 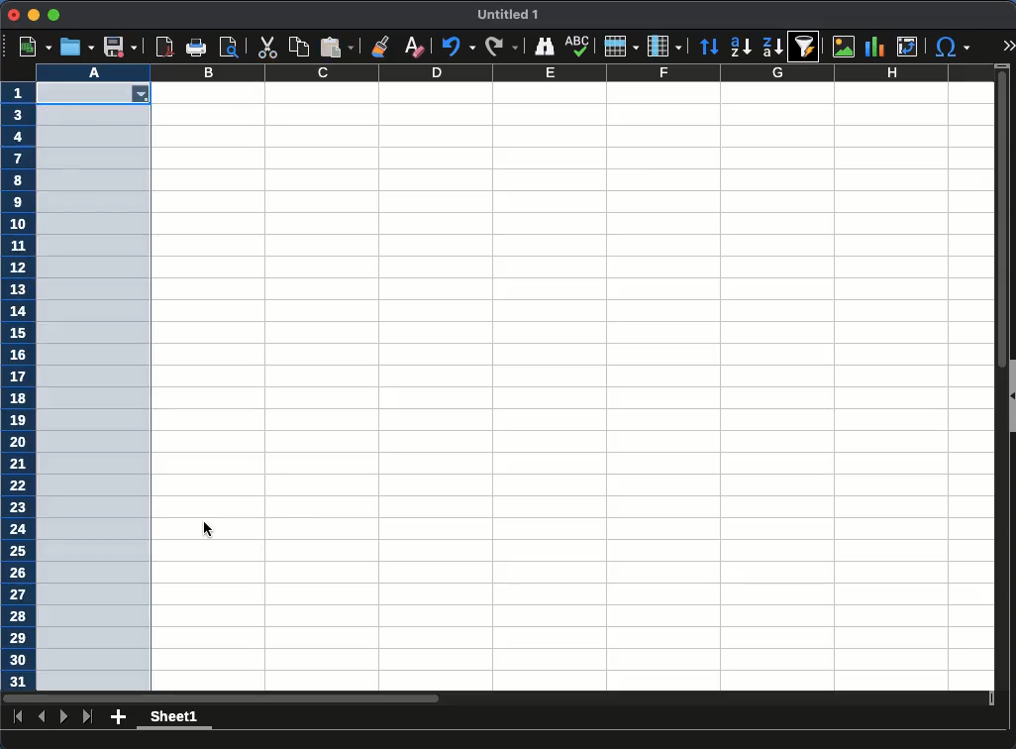 What do you see at coordinates (952, 49) in the screenshot?
I see `special character` at bounding box center [952, 49].